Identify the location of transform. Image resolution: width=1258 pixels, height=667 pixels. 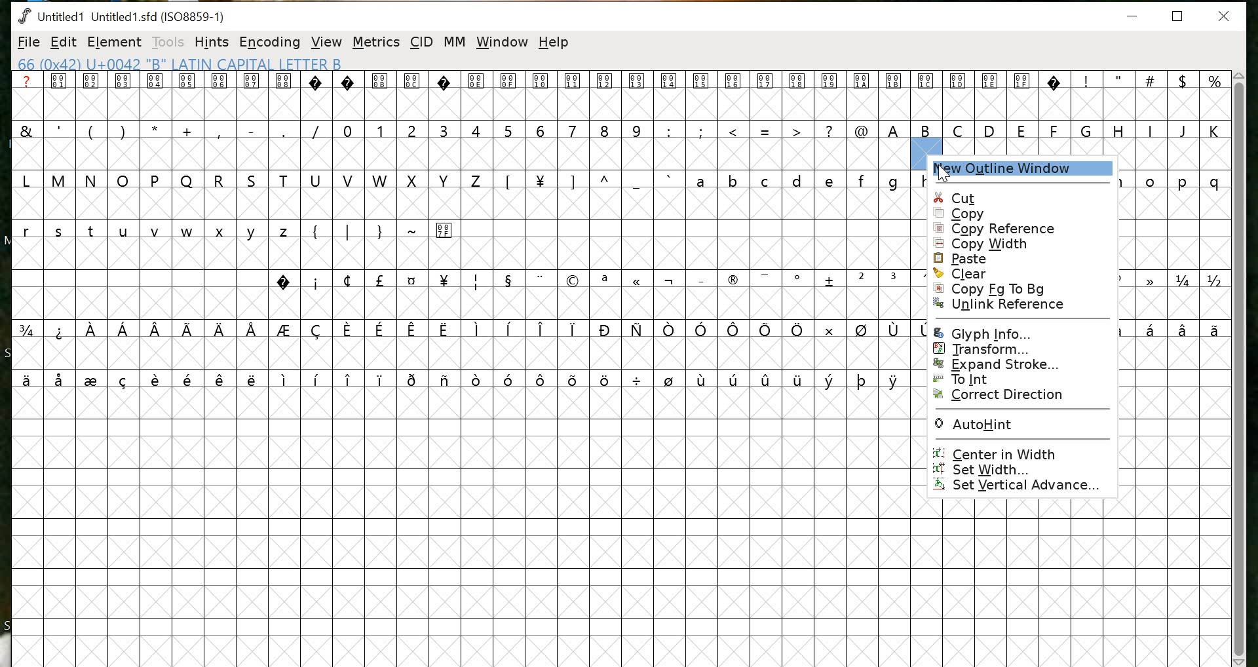
(1020, 350).